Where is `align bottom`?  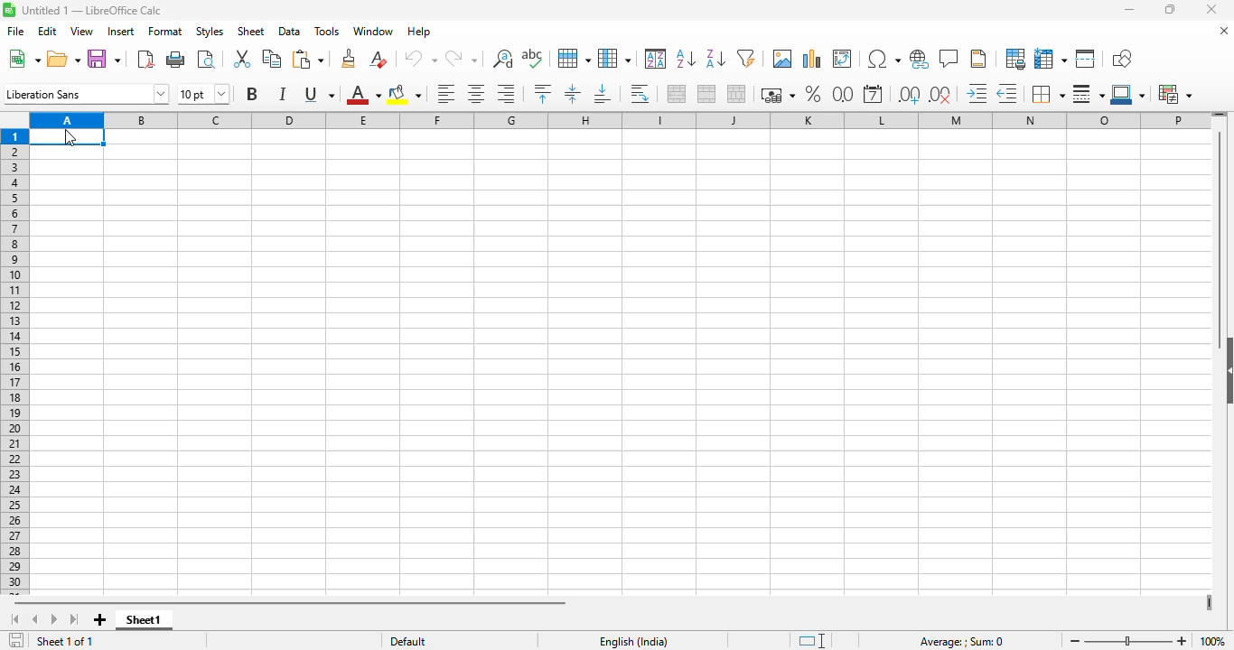 align bottom is located at coordinates (603, 94).